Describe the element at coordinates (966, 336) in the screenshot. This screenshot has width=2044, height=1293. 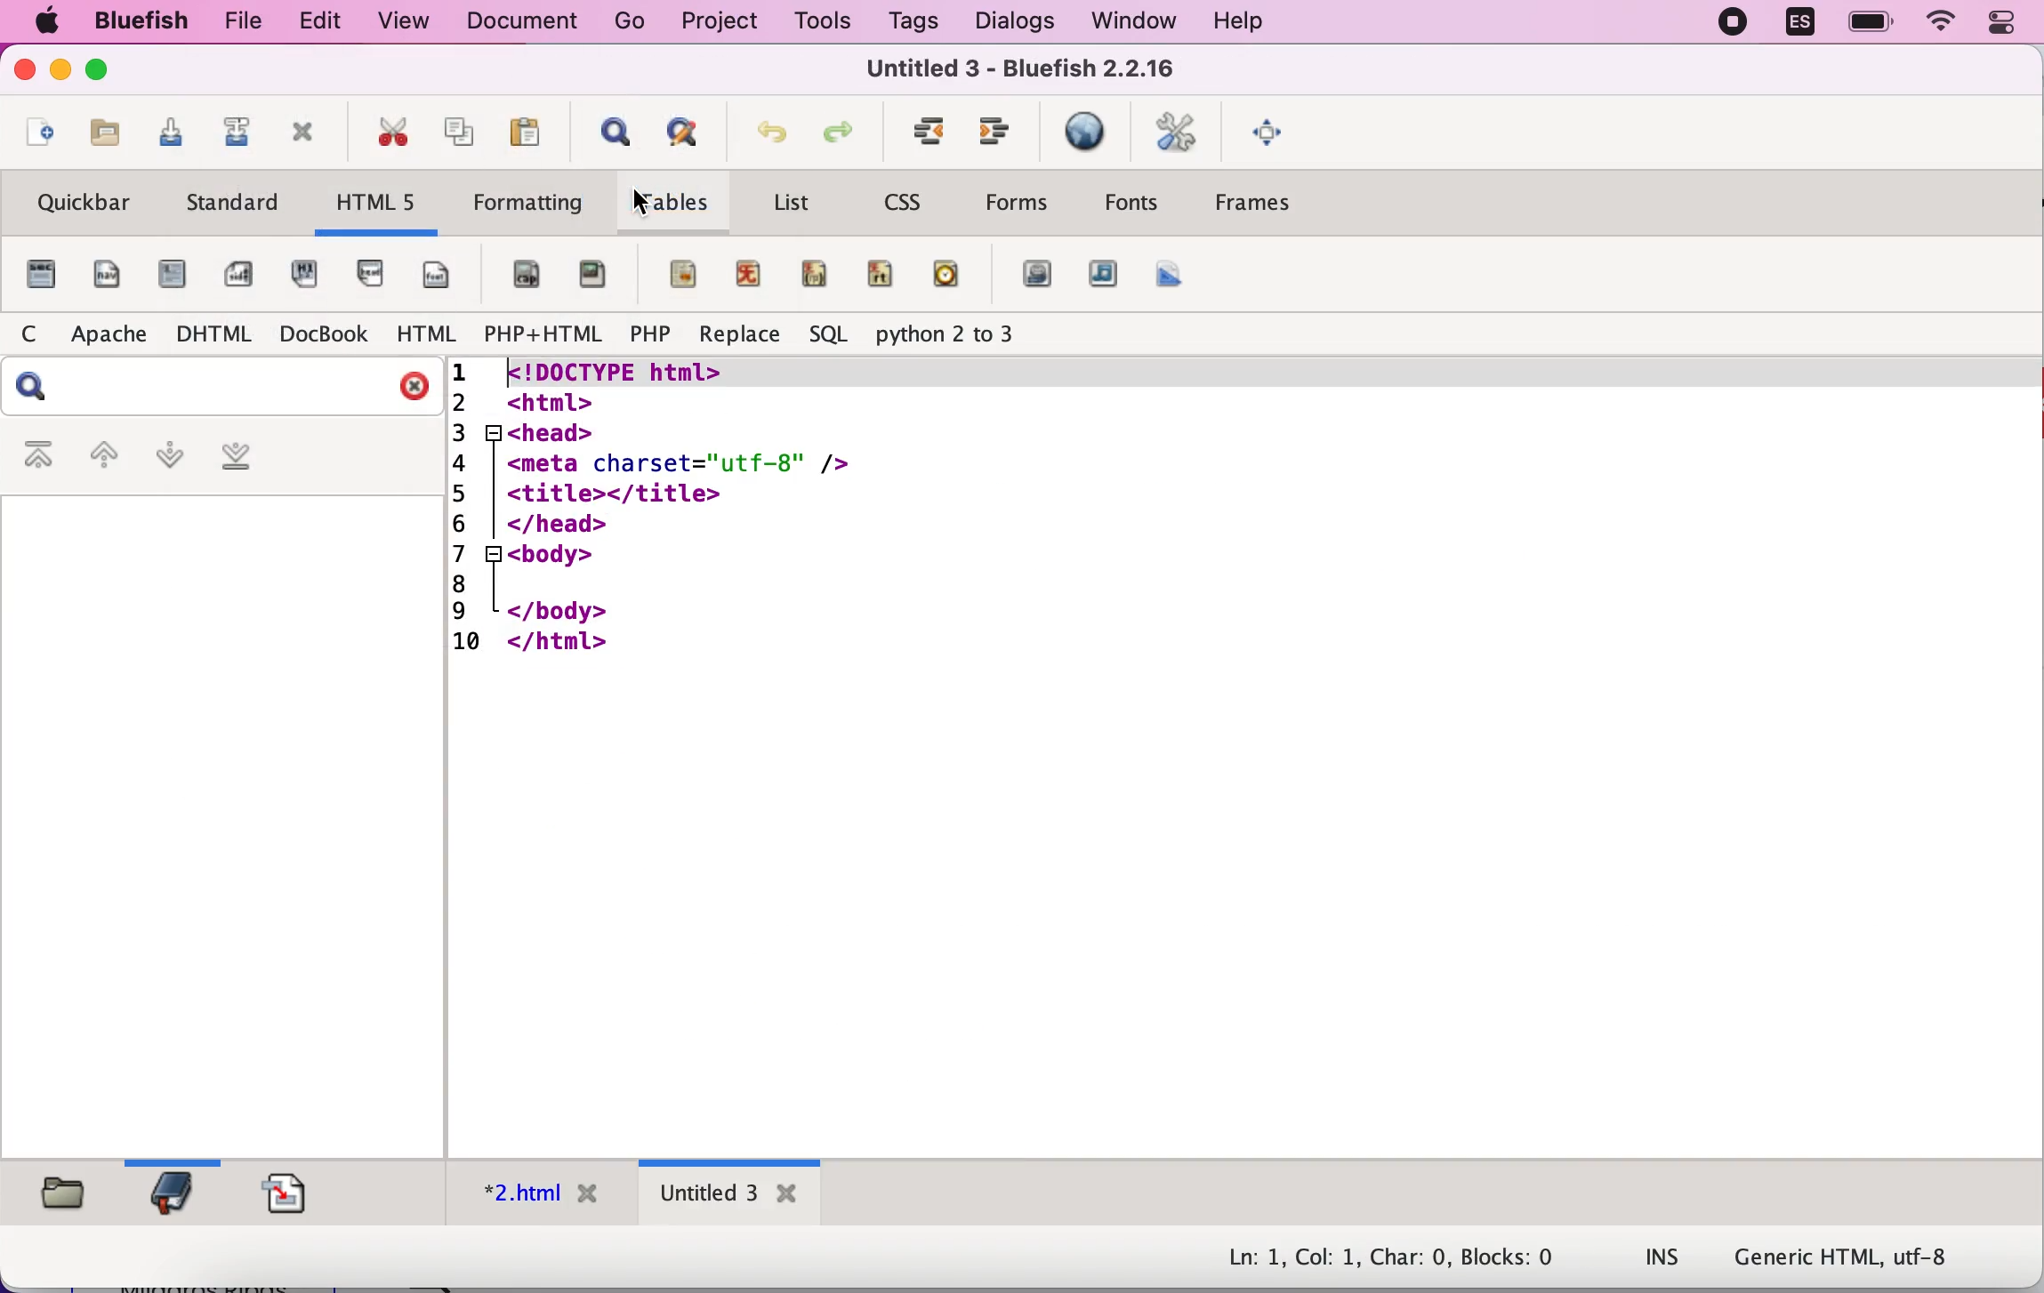
I see `python 2 to 3` at that location.